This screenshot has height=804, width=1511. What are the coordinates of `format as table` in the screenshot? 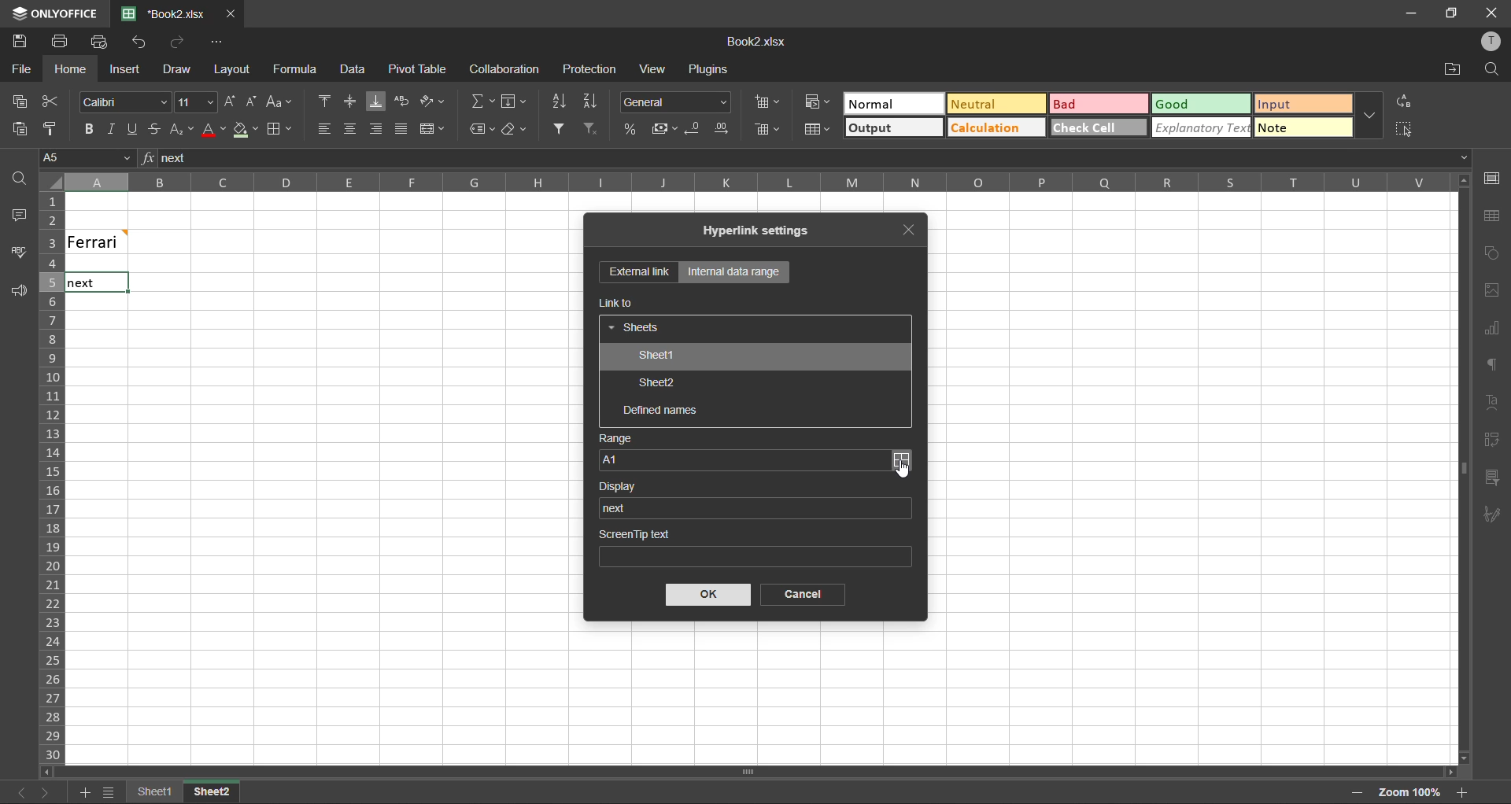 It's located at (815, 130).